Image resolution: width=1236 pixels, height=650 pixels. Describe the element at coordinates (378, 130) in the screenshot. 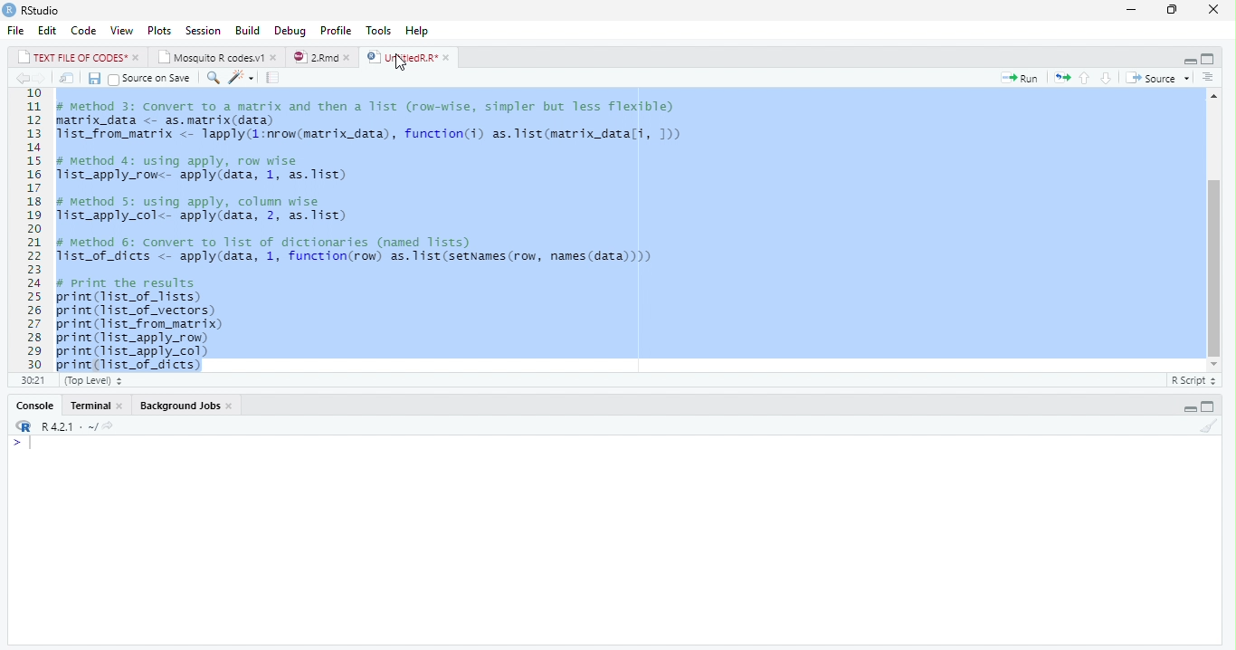

I see `code of matrix data ` at that location.